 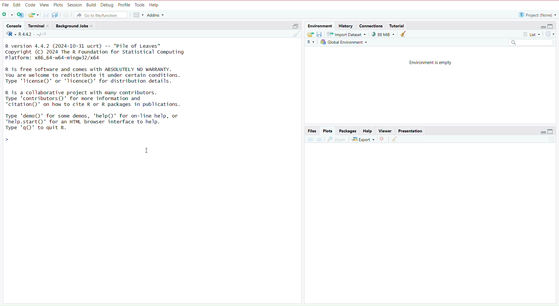 What do you see at coordinates (140, 5) in the screenshot?
I see `tools` at bounding box center [140, 5].